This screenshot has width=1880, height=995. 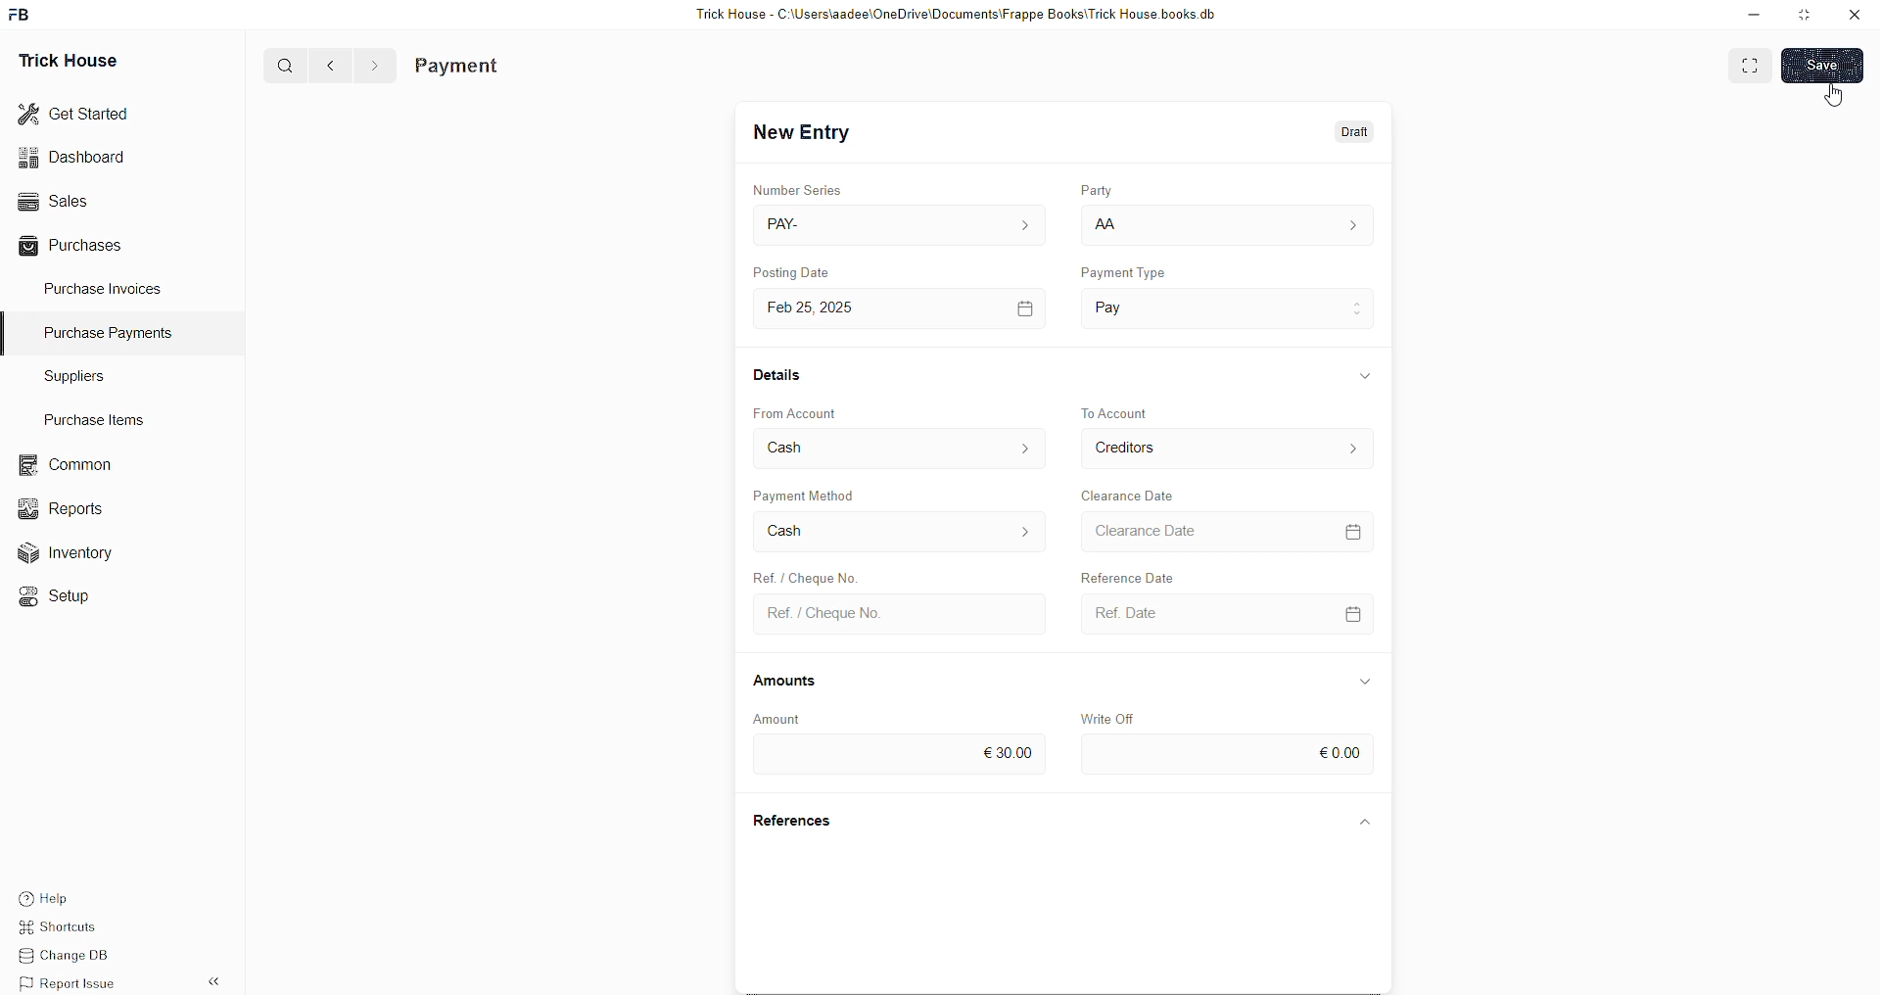 I want to click on «© Setup, so click(x=61, y=596).